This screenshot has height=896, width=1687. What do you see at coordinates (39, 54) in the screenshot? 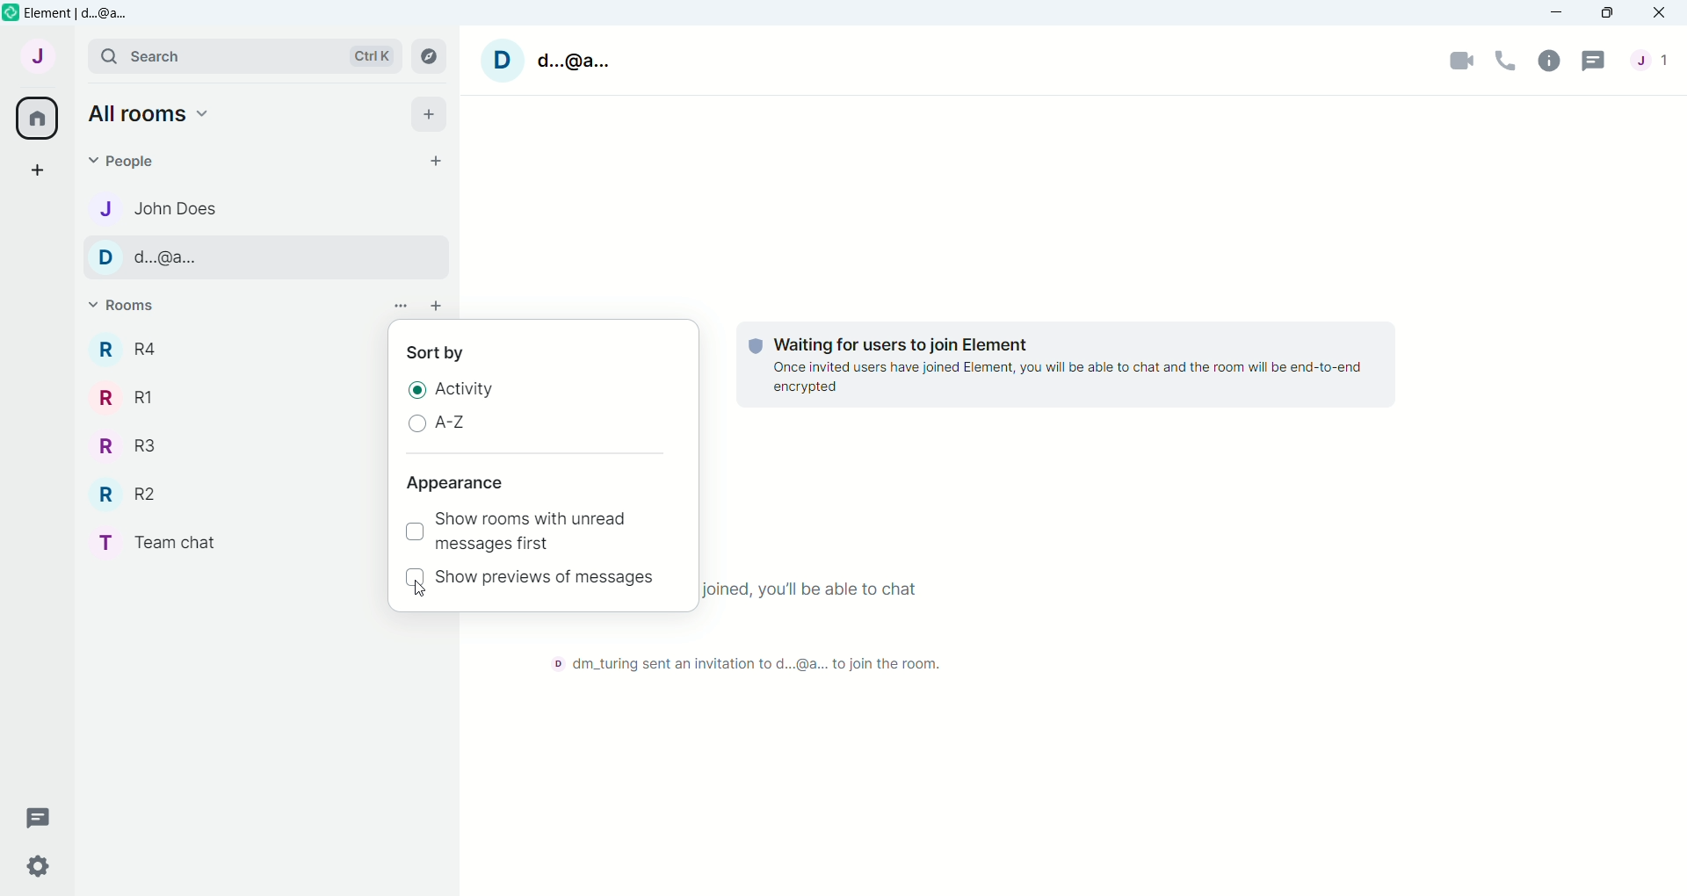
I see `User menu` at bounding box center [39, 54].